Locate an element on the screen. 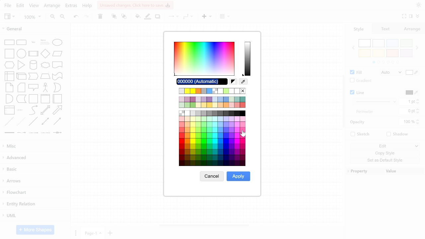 This screenshot has height=239, width=425. Other colors is located at coordinates (212, 102).